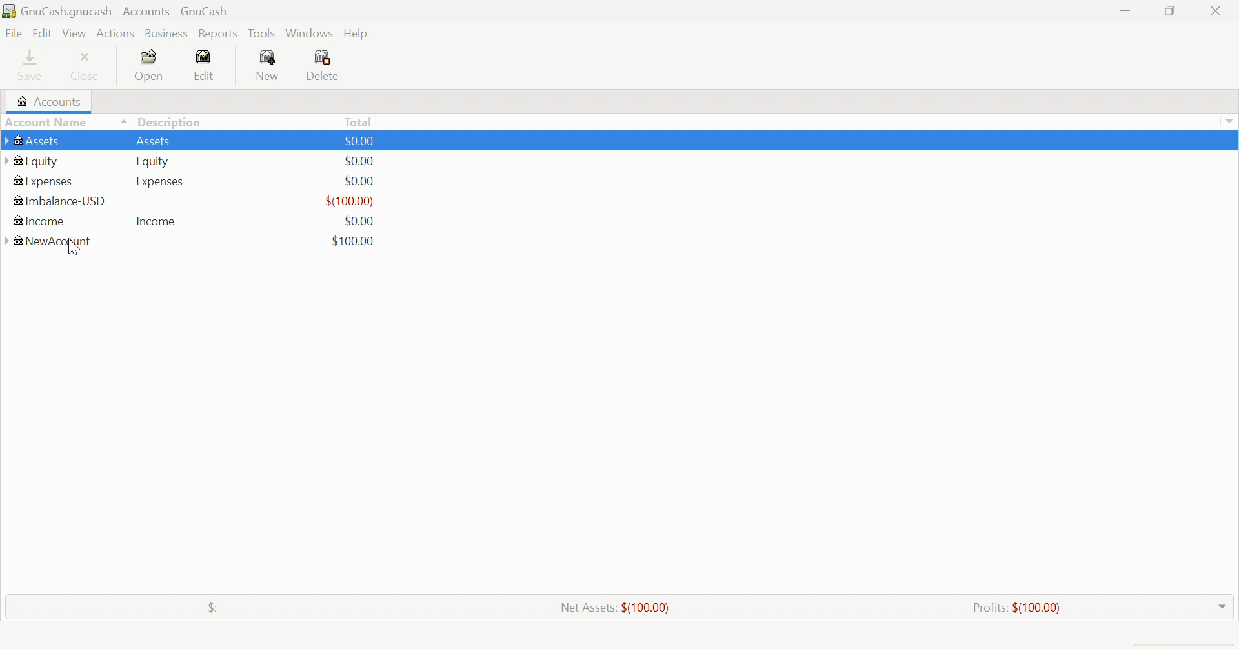 The width and height of the screenshot is (1239, 649). Describe the element at coordinates (67, 124) in the screenshot. I see `Account Name` at that location.